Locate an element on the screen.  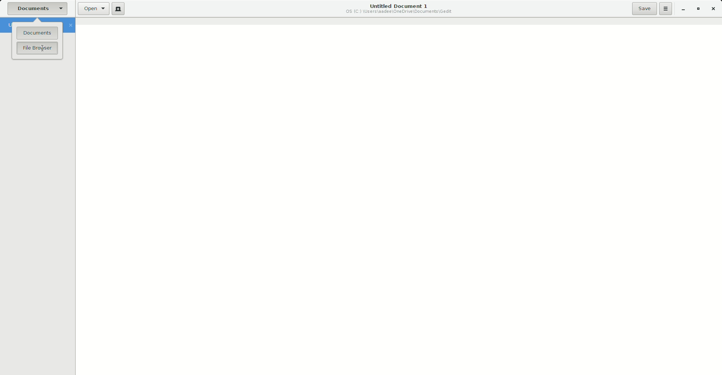
Close is located at coordinates (713, 8).